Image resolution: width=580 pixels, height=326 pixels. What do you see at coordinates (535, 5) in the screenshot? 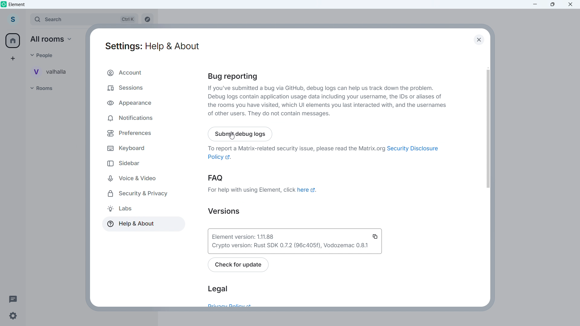
I see `minimise ` at bounding box center [535, 5].